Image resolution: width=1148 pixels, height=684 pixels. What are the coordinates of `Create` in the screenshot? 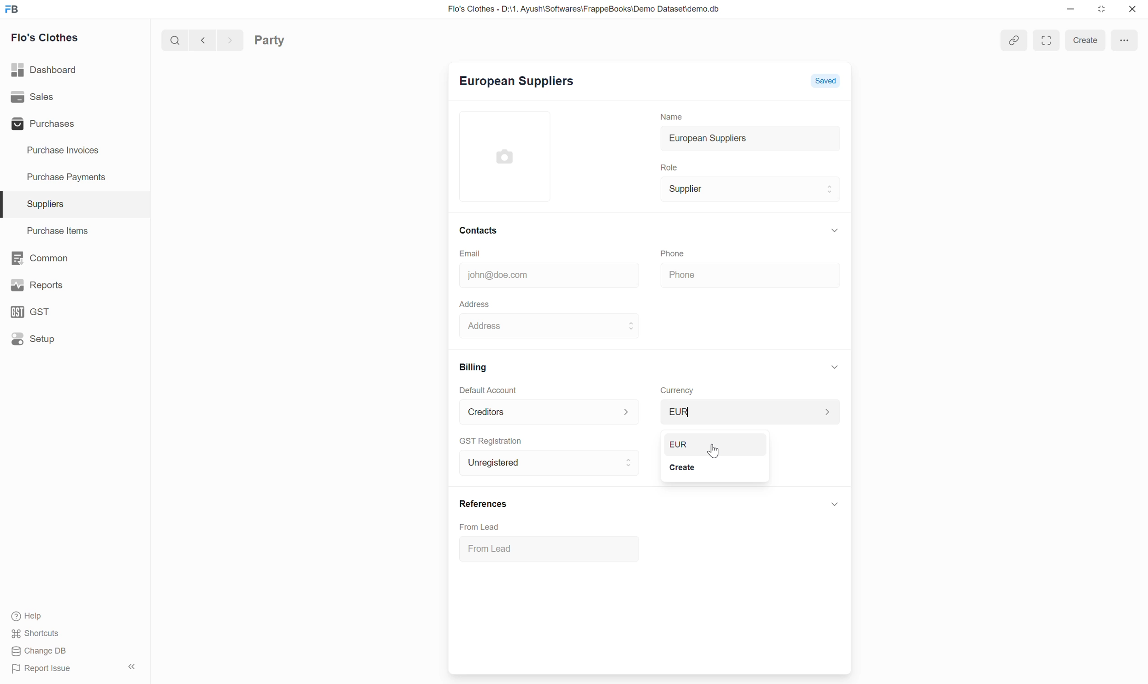 It's located at (685, 467).